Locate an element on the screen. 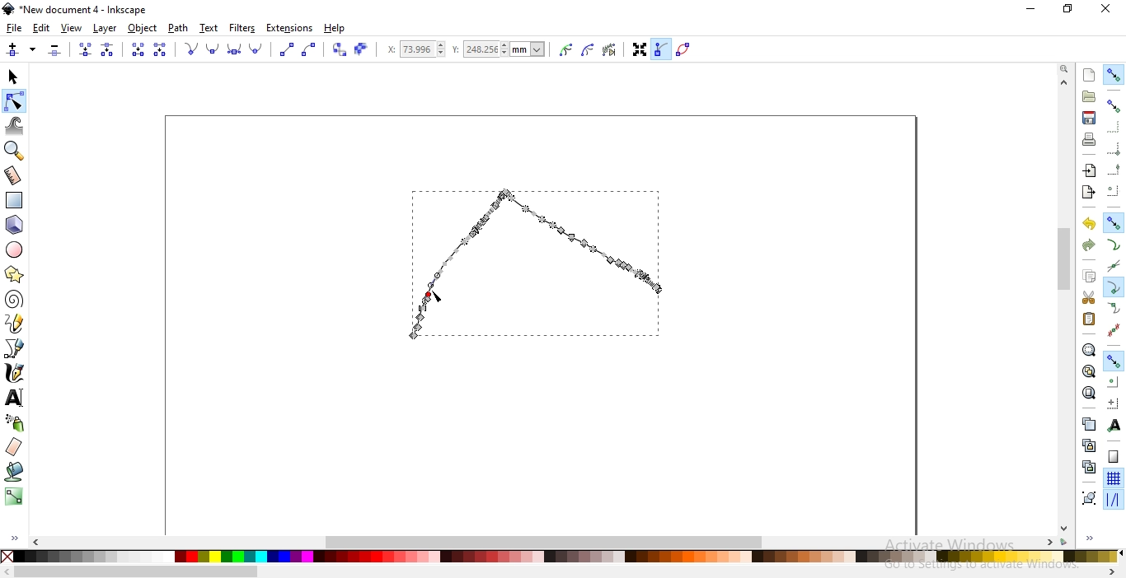 Image resolution: width=1126 pixels, height=578 pixels. snap midpoints of line segments is located at coordinates (1114, 329).